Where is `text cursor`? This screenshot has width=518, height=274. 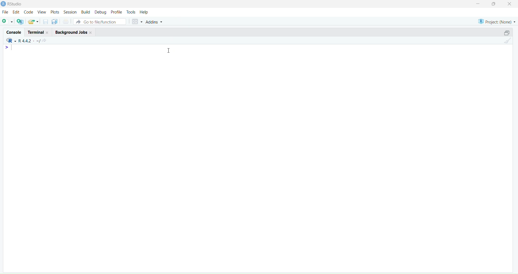 text cursor is located at coordinates (11, 48).